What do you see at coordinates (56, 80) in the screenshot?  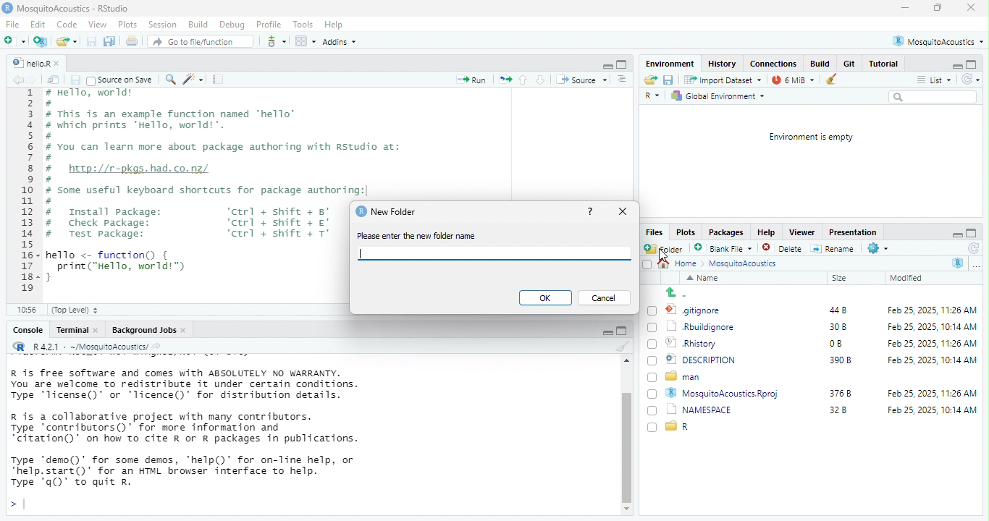 I see `show in new window` at bounding box center [56, 80].